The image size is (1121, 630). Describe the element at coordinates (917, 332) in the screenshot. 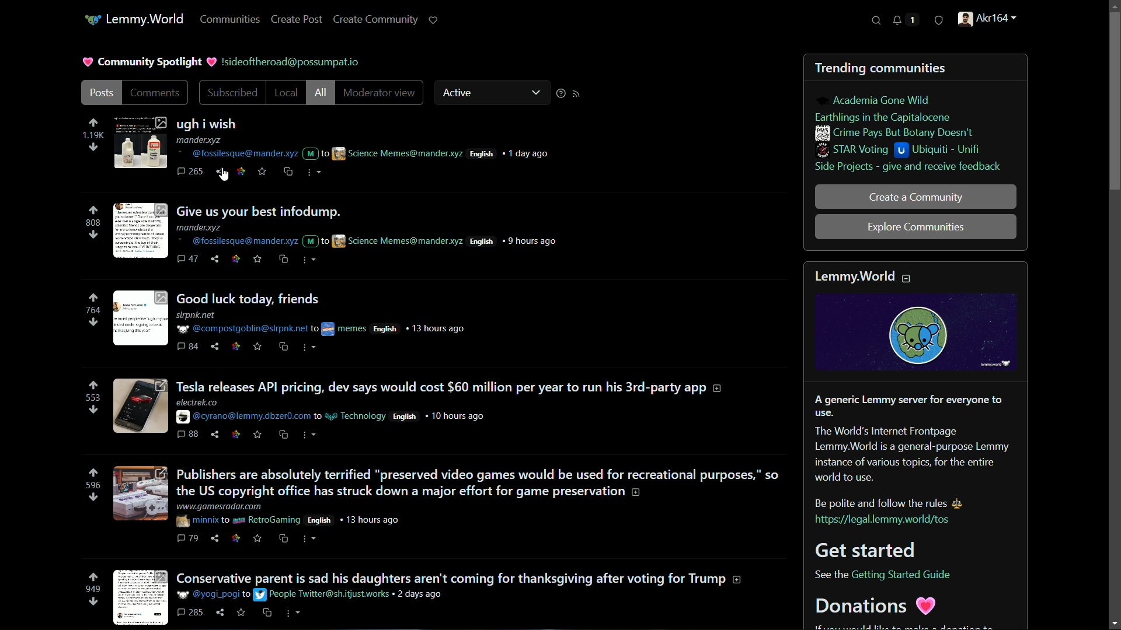

I see `logo` at that location.